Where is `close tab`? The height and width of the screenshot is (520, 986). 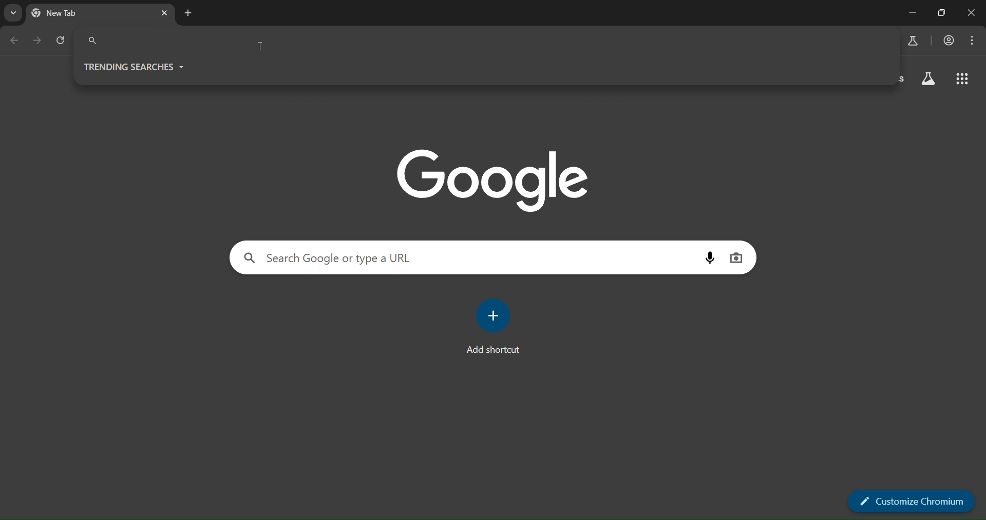 close tab is located at coordinates (165, 15).